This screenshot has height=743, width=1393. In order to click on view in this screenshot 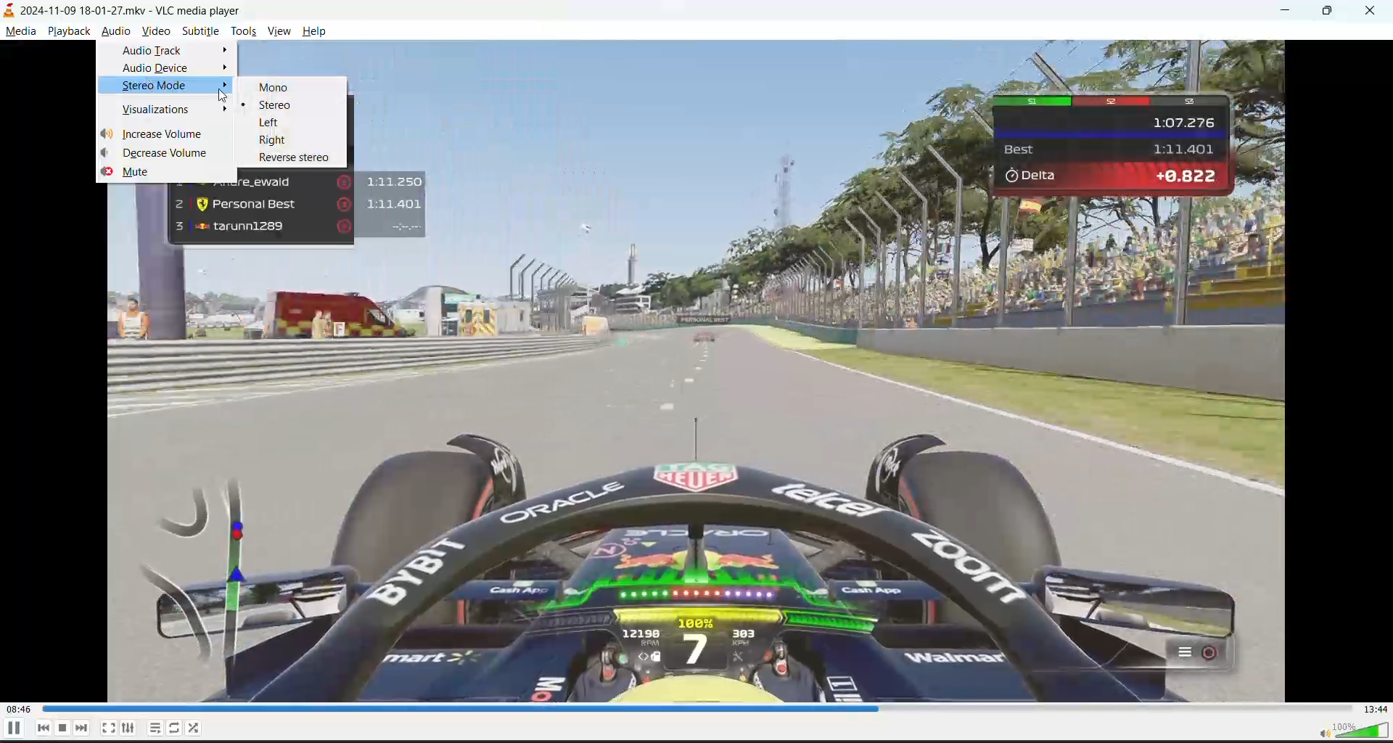, I will do `click(278, 30)`.